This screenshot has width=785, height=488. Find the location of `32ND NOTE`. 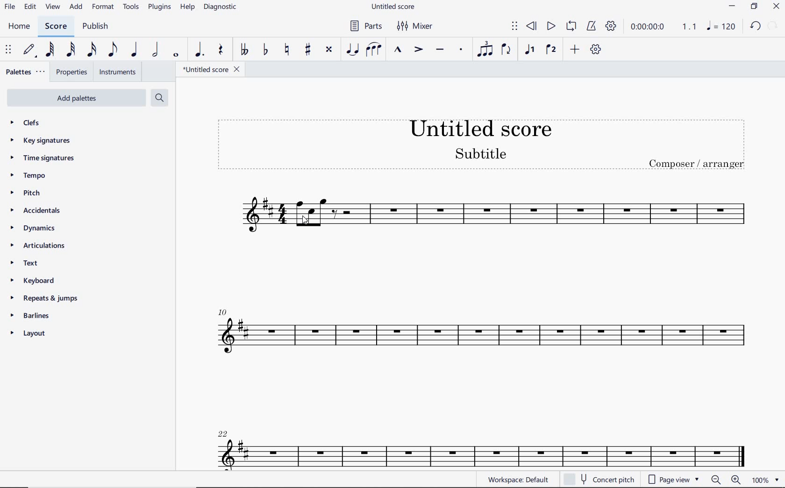

32ND NOTE is located at coordinates (70, 50).